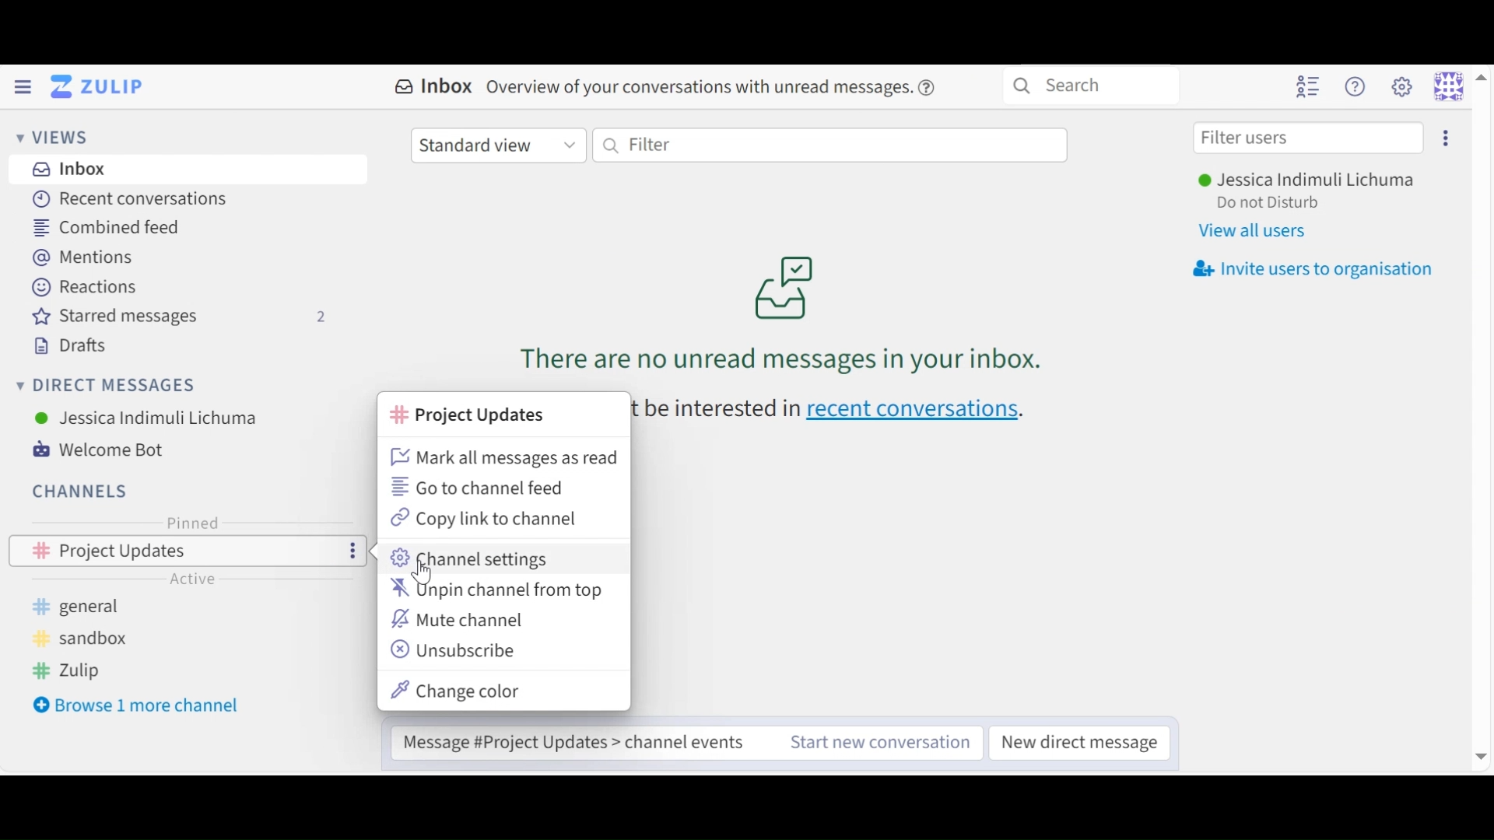  What do you see at coordinates (1082, 744) in the screenshot?
I see `New direct message` at bounding box center [1082, 744].